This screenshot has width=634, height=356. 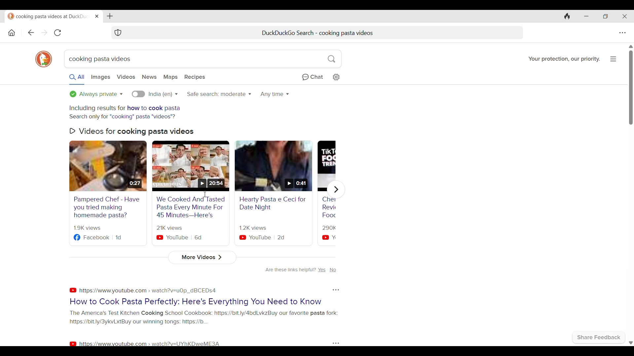 What do you see at coordinates (622, 33) in the screenshot?
I see `Browser settings` at bounding box center [622, 33].